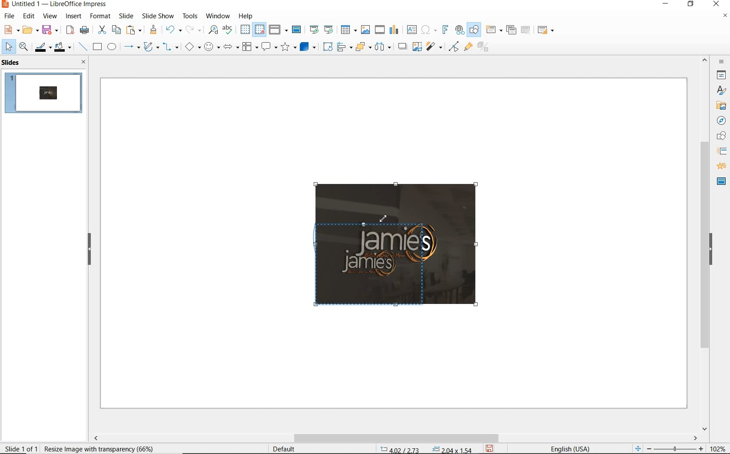  I want to click on undo, so click(172, 30).